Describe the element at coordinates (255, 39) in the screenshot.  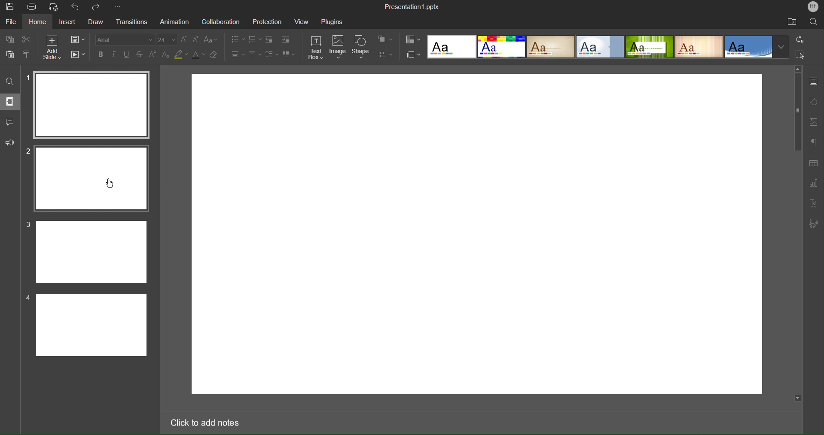
I see `Numbered List` at that location.